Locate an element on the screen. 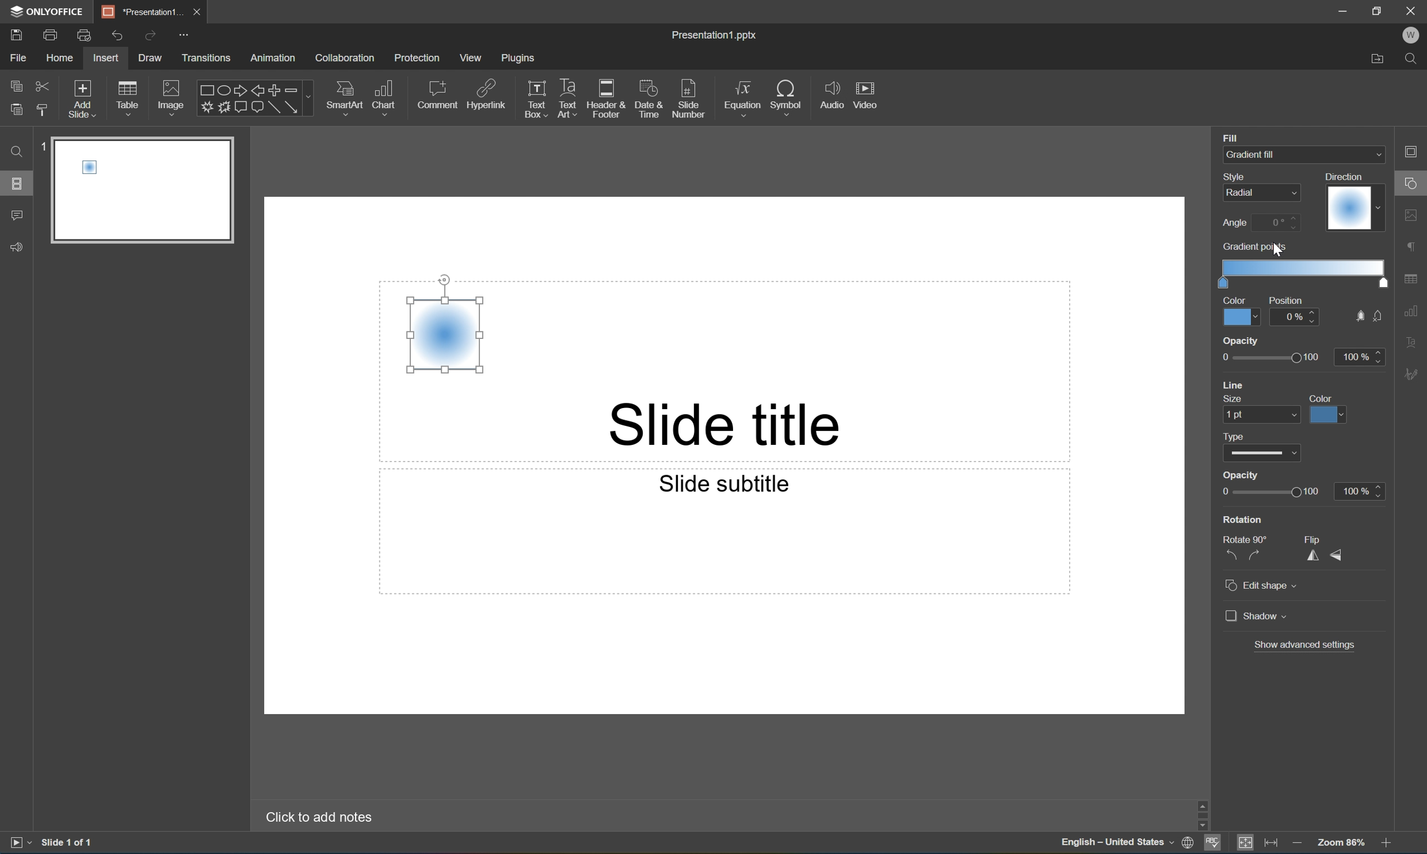  Image settings is located at coordinates (1414, 213).